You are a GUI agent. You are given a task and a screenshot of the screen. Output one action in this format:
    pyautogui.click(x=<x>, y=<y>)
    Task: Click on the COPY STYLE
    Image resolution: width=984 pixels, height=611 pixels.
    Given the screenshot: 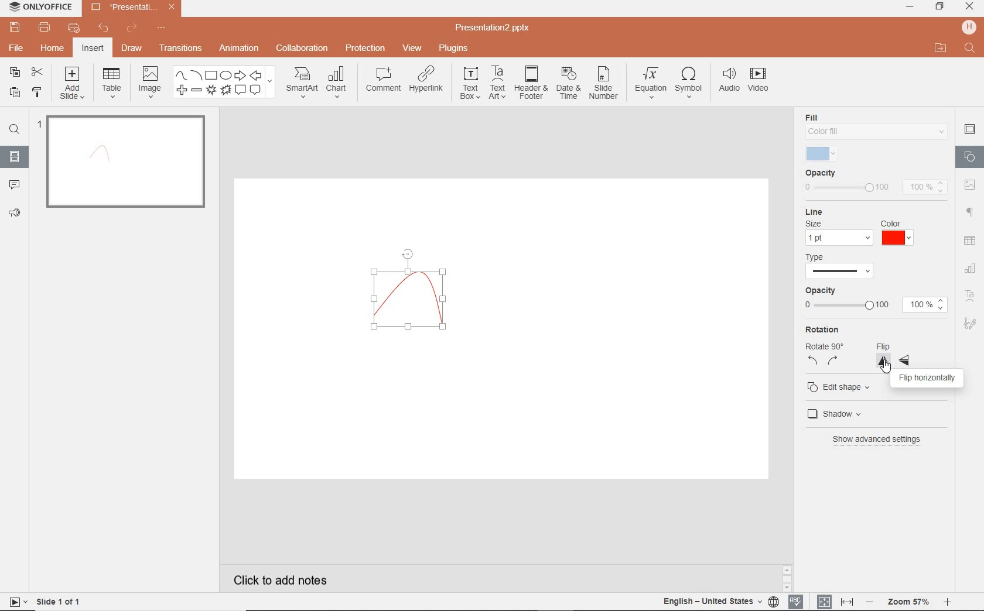 What is the action you would take?
    pyautogui.click(x=36, y=92)
    